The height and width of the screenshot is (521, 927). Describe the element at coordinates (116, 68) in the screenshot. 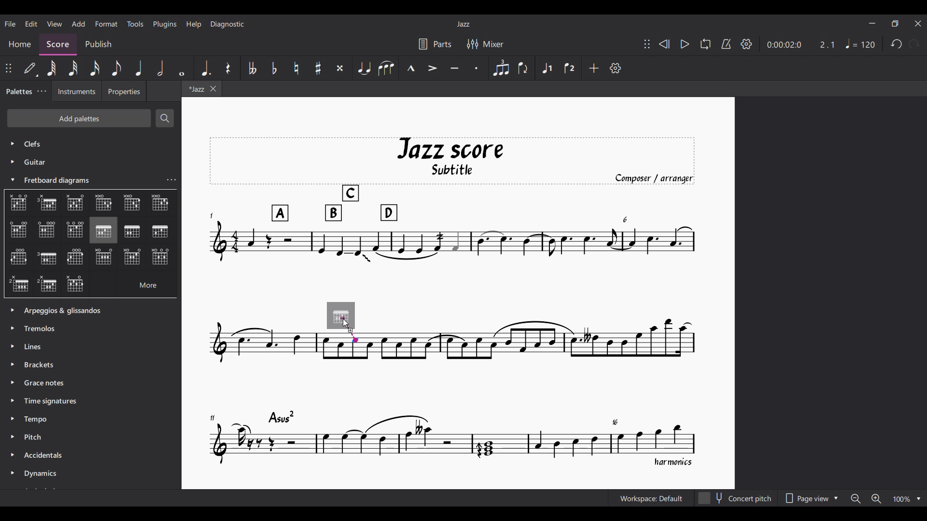

I see `8th note` at that location.